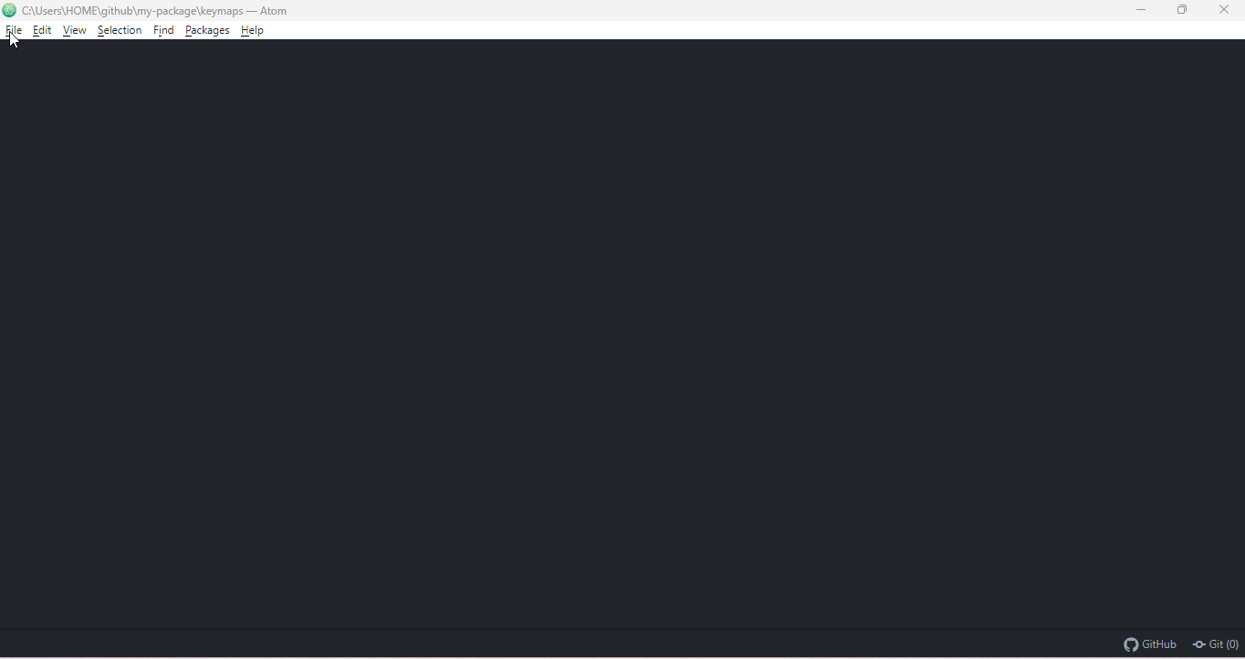  What do you see at coordinates (8, 11) in the screenshot?
I see `atom logo` at bounding box center [8, 11].